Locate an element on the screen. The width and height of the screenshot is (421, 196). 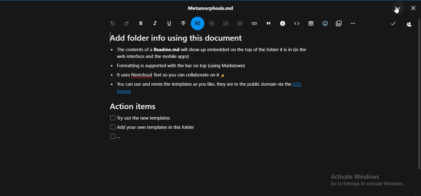
Scrollbar is located at coordinates (418, 103).